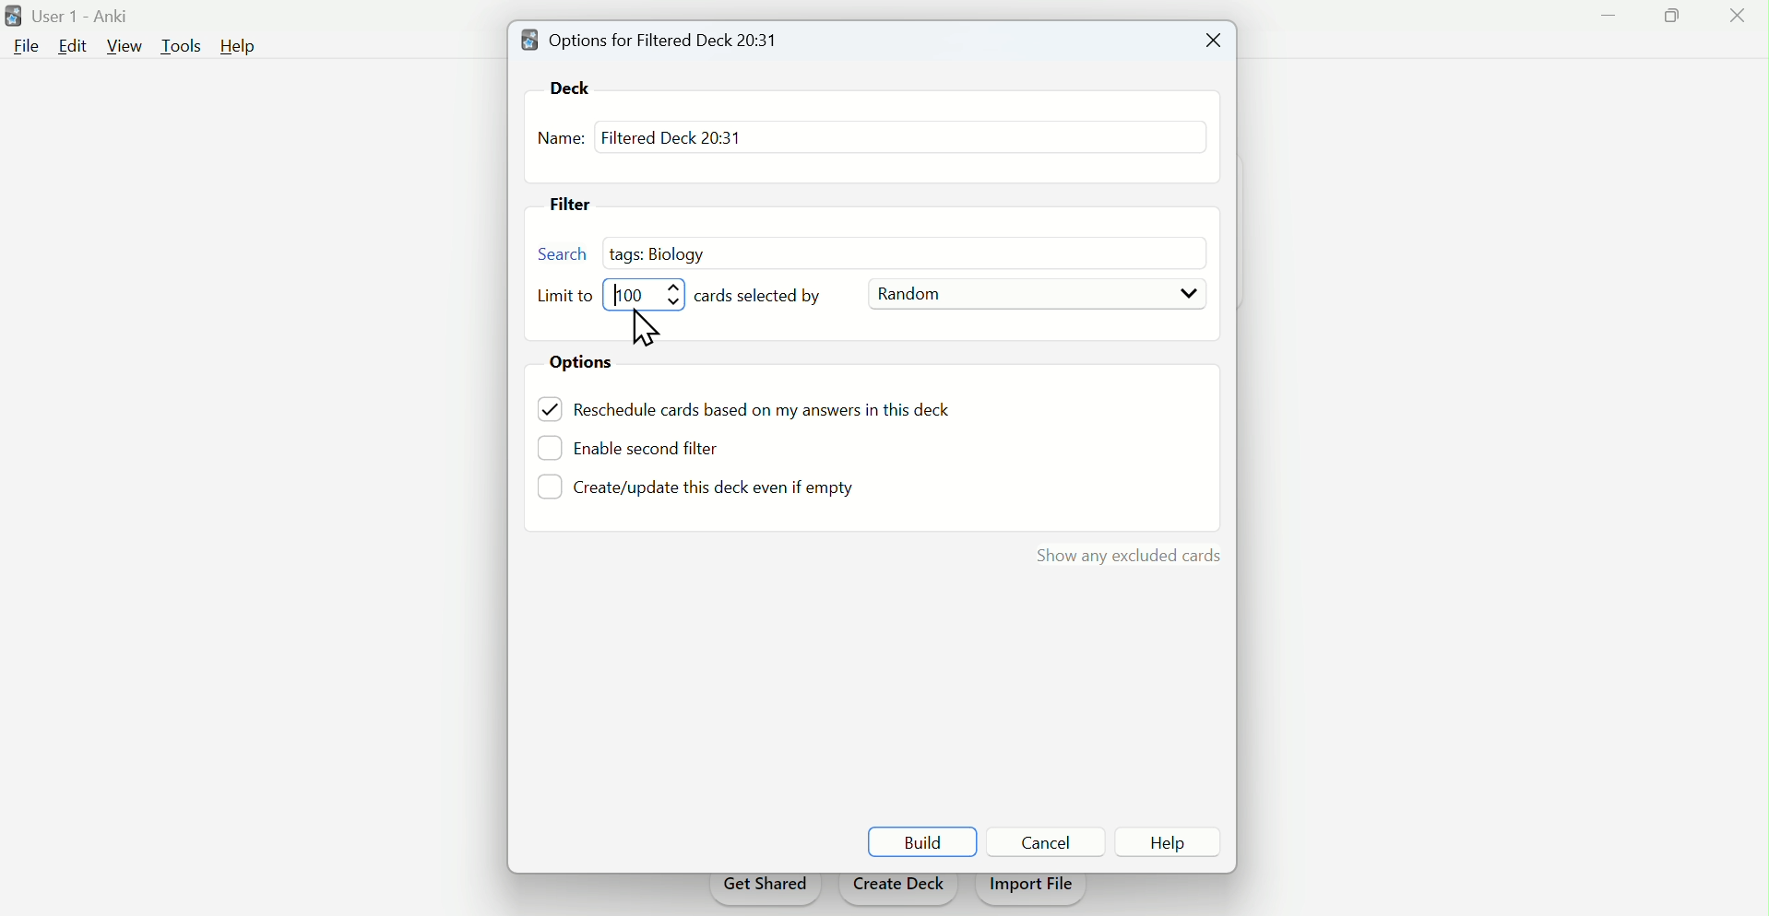  I want to click on  build Build, so click(922, 839).